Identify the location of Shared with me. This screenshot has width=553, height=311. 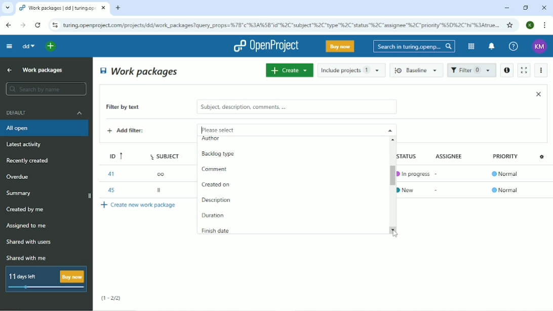
(27, 258).